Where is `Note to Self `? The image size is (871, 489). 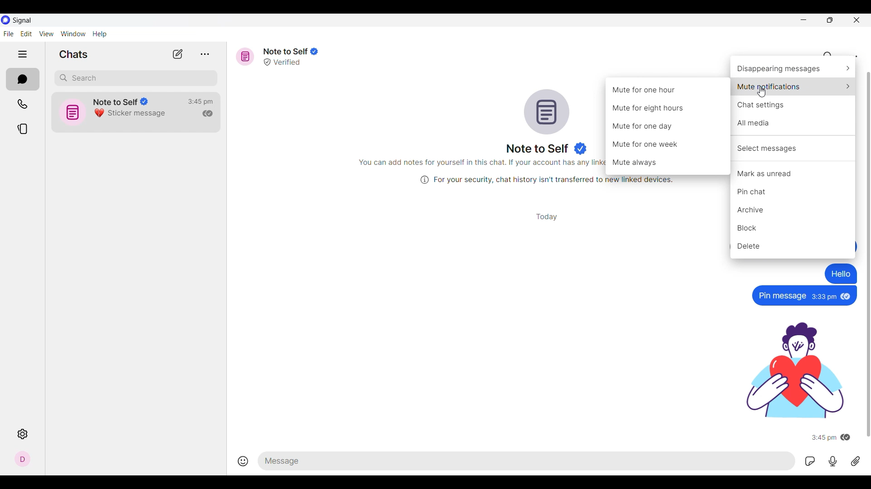 Note to Self  is located at coordinates (121, 100).